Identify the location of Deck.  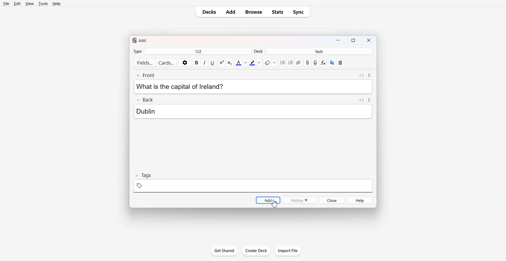
(313, 51).